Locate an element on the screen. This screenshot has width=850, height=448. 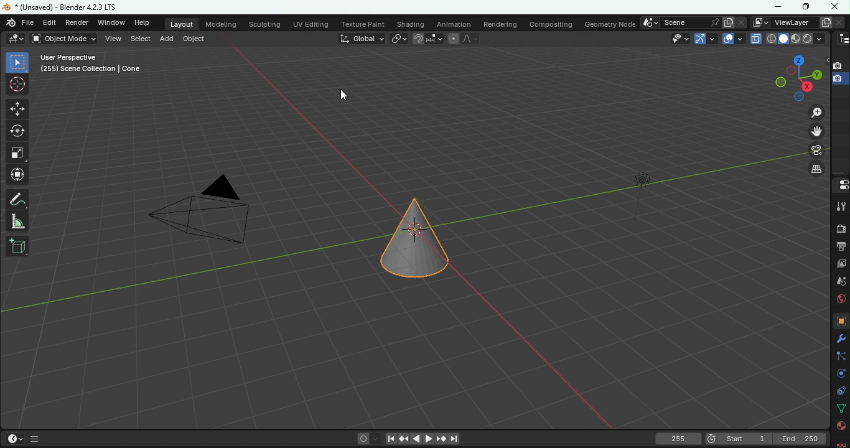
Shading is located at coordinates (411, 22).